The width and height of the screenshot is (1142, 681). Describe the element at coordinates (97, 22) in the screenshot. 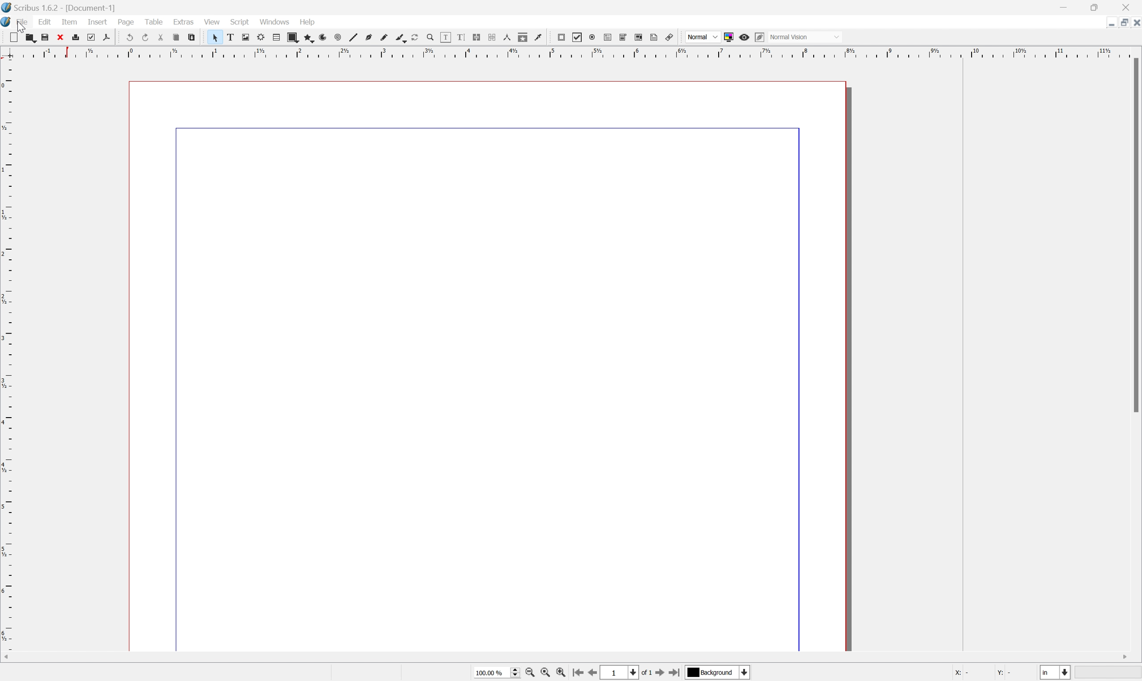

I see `Insert` at that location.